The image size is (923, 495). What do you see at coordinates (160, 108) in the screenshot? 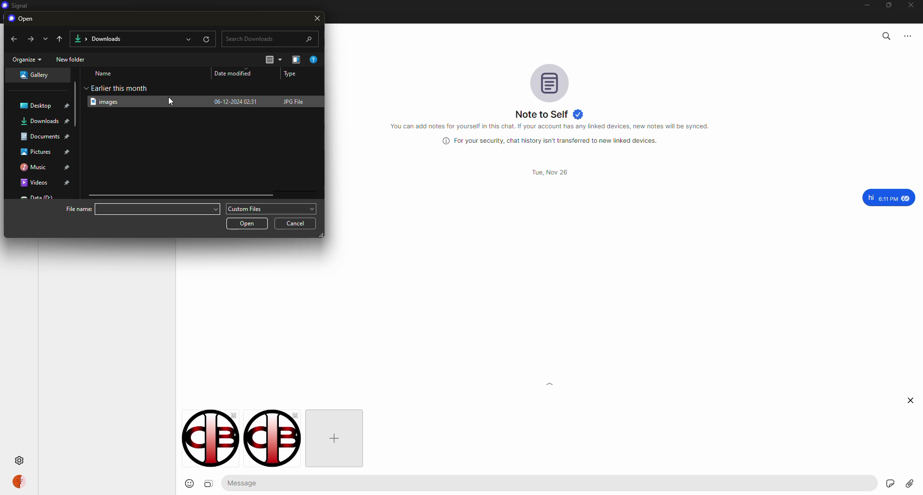
I see `cursor` at bounding box center [160, 108].